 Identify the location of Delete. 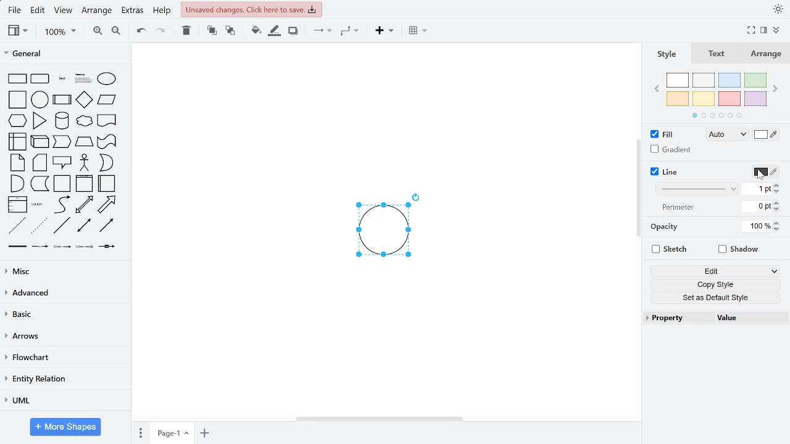
(186, 31).